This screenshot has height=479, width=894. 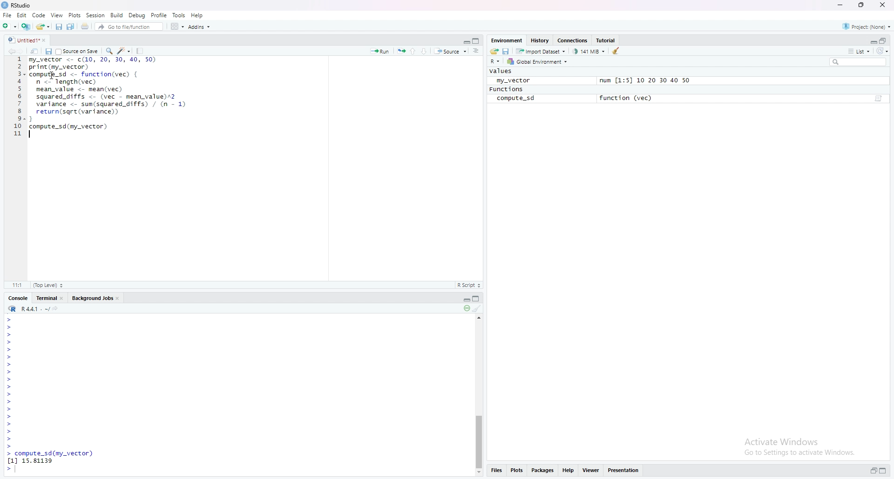 What do you see at coordinates (516, 469) in the screenshot?
I see `Plots` at bounding box center [516, 469].